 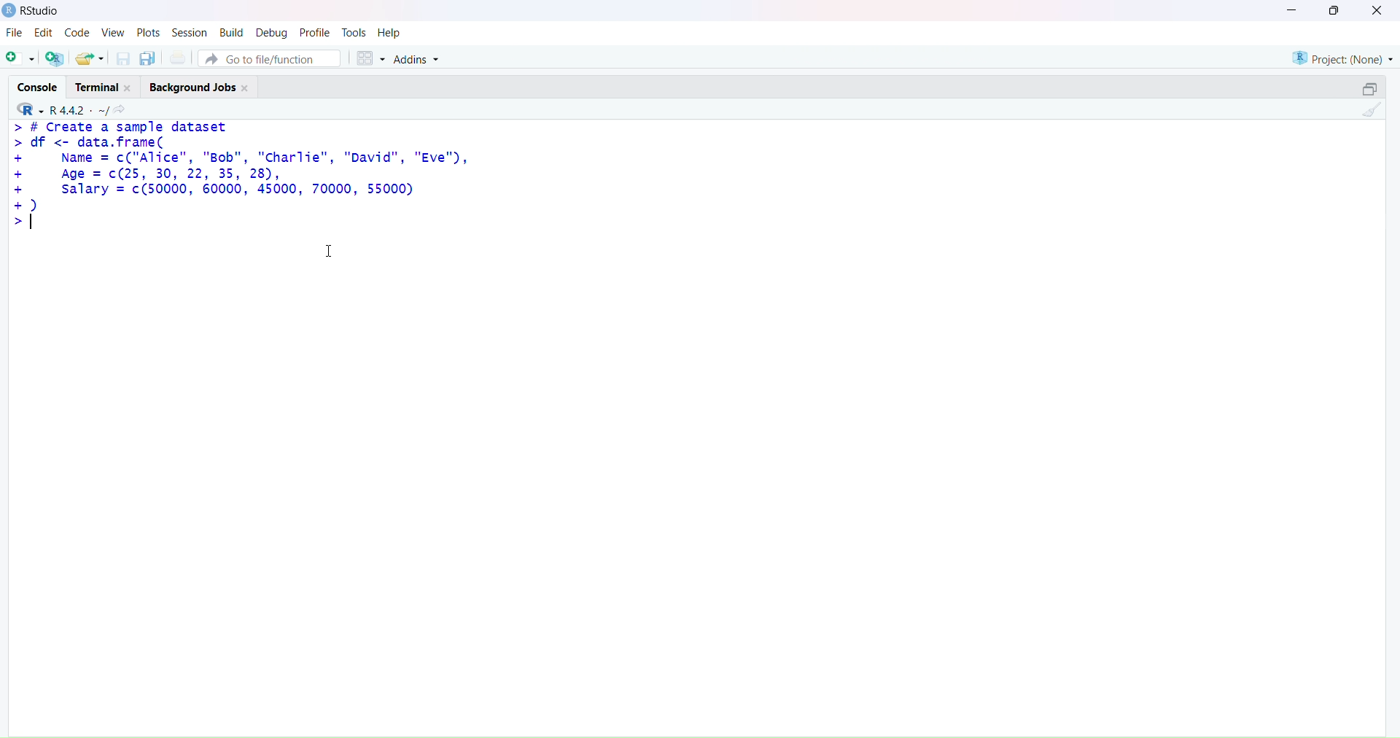 What do you see at coordinates (201, 87) in the screenshot?
I see `background jobs` at bounding box center [201, 87].